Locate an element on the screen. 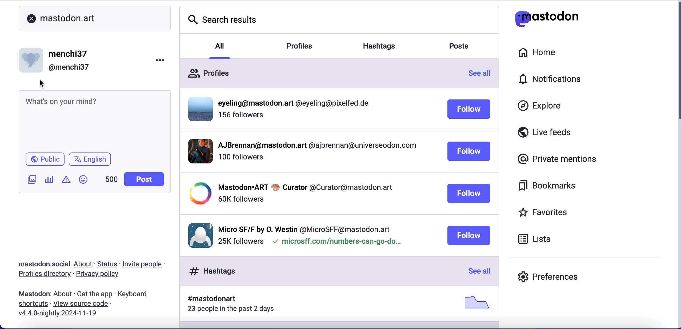 This screenshot has width=681, height=329. characters is located at coordinates (111, 180).